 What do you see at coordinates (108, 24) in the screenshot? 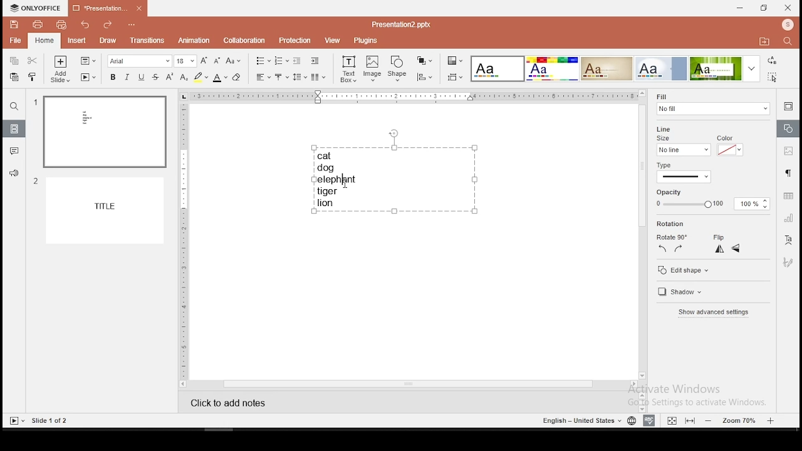
I see `redo` at bounding box center [108, 24].